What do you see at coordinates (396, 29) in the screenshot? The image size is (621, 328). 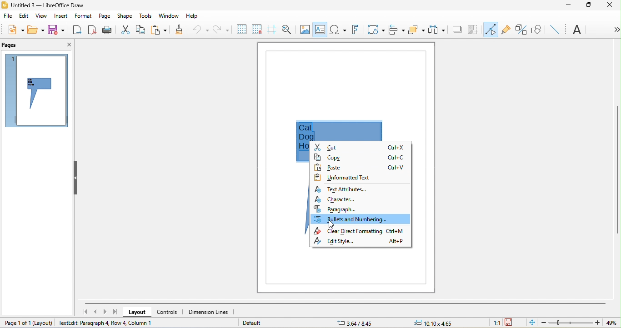 I see `align object` at bounding box center [396, 29].